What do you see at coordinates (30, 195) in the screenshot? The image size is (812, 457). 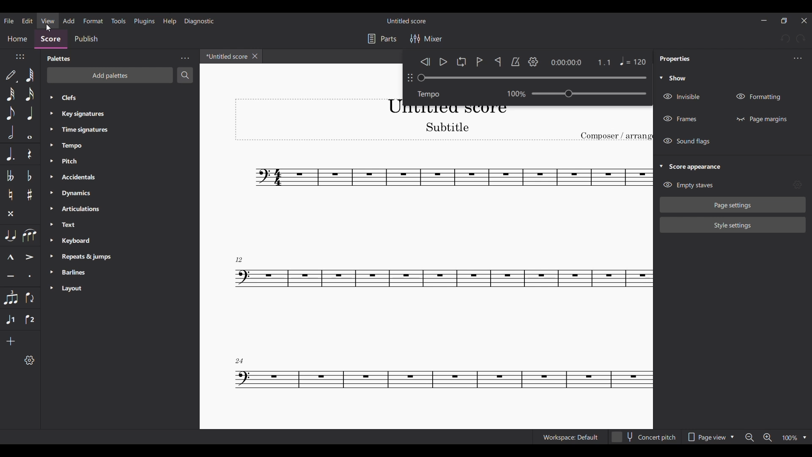 I see `Toggle sharp` at bounding box center [30, 195].